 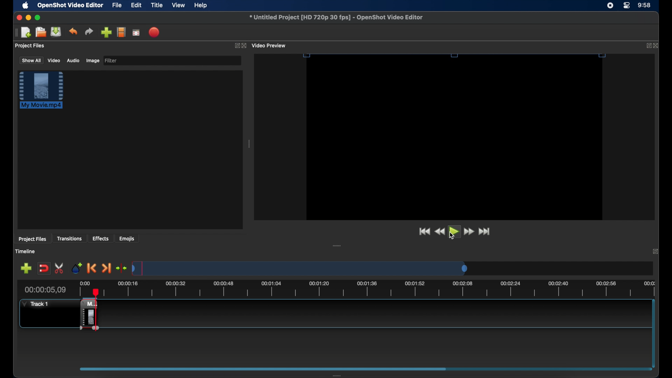 What do you see at coordinates (44, 93) in the screenshot?
I see `clip highlighted` at bounding box center [44, 93].